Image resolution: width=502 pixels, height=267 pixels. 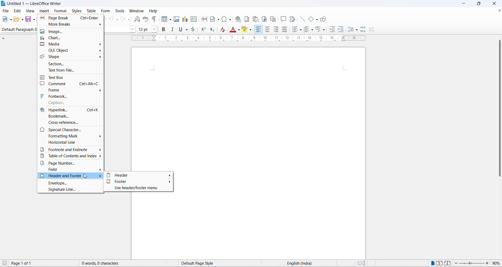 What do you see at coordinates (214, 30) in the screenshot?
I see `subscript` at bounding box center [214, 30].